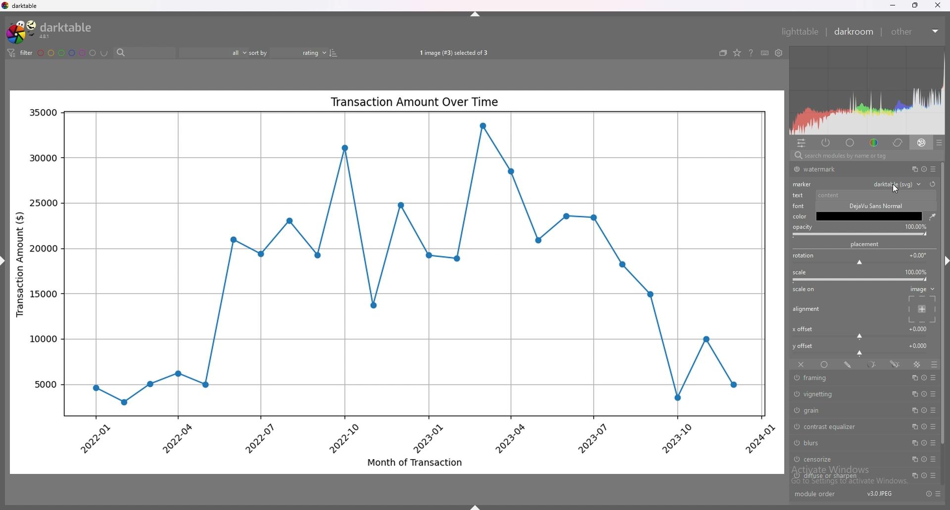 This screenshot has height=510, width=950. What do you see at coordinates (867, 90) in the screenshot?
I see `heat map` at bounding box center [867, 90].